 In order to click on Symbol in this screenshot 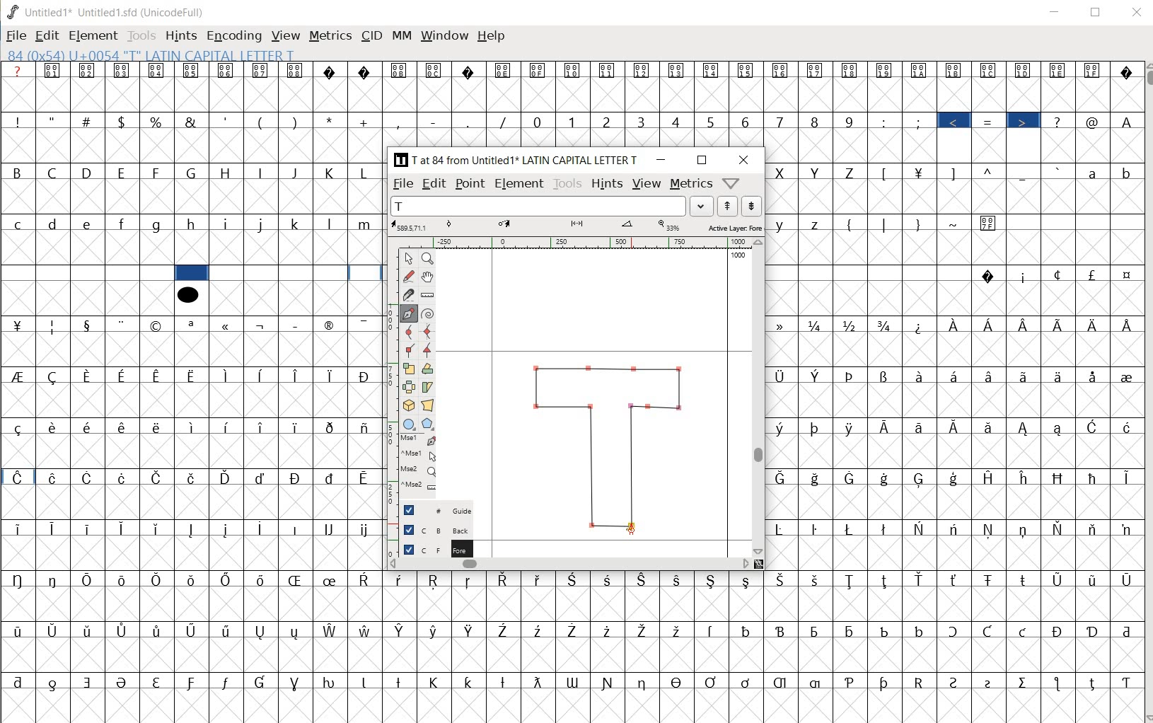, I will do `click(156, 70)`.